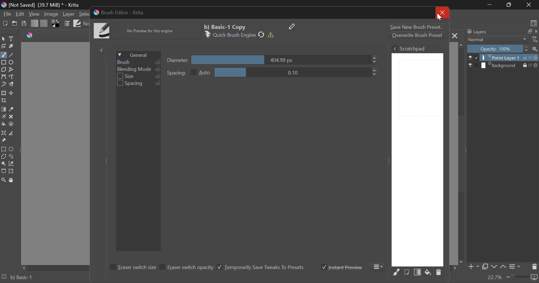  What do you see at coordinates (272, 72) in the screenshot?
I see `Spacing` at bounding box center [272, 72].